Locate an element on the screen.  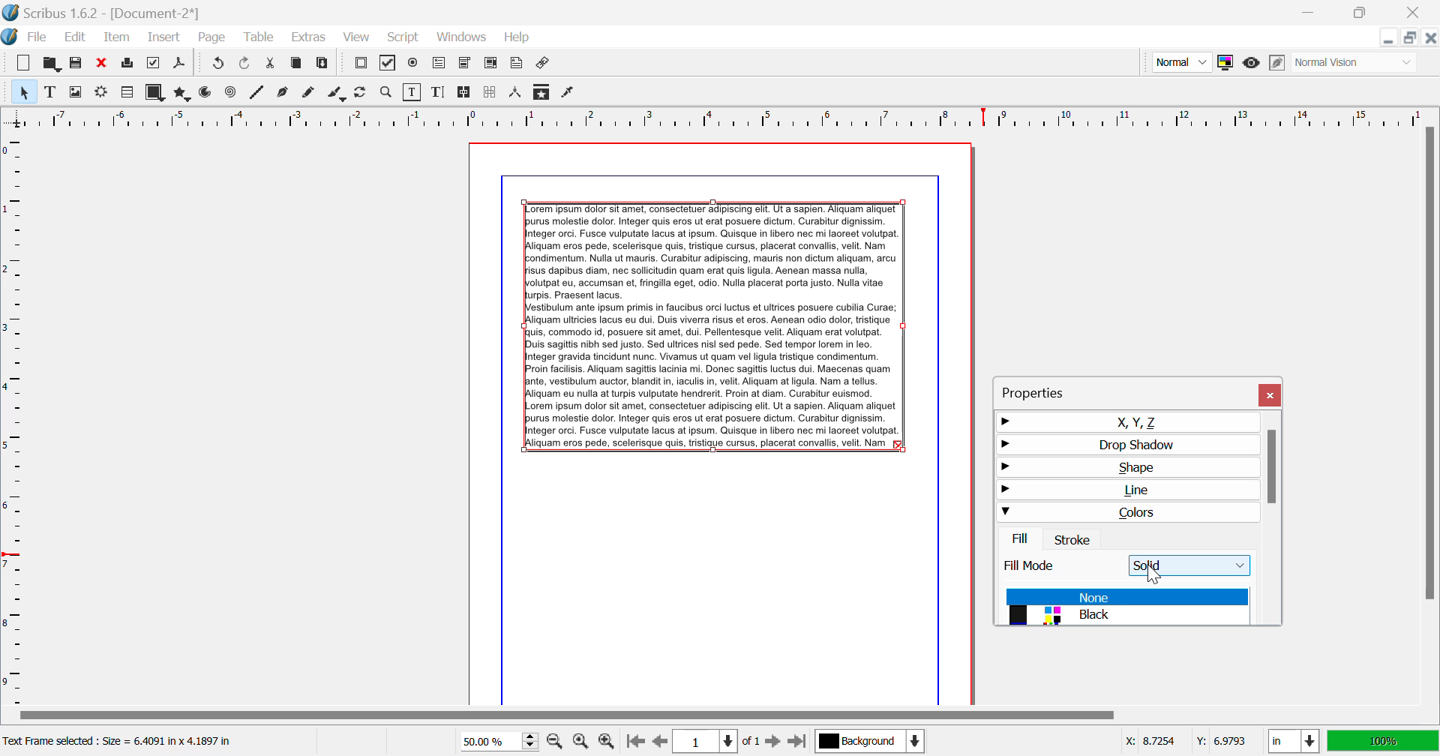
Next Page is located at coordinates (772, 740).